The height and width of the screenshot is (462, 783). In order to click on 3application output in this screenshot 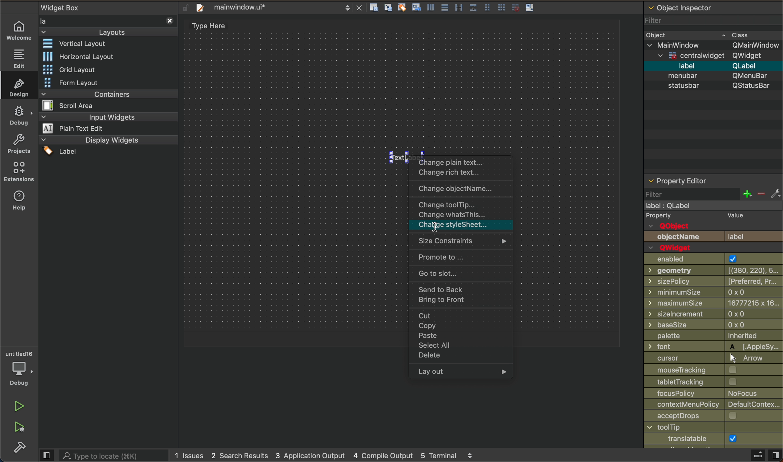, I will do `click(313, 455)`.